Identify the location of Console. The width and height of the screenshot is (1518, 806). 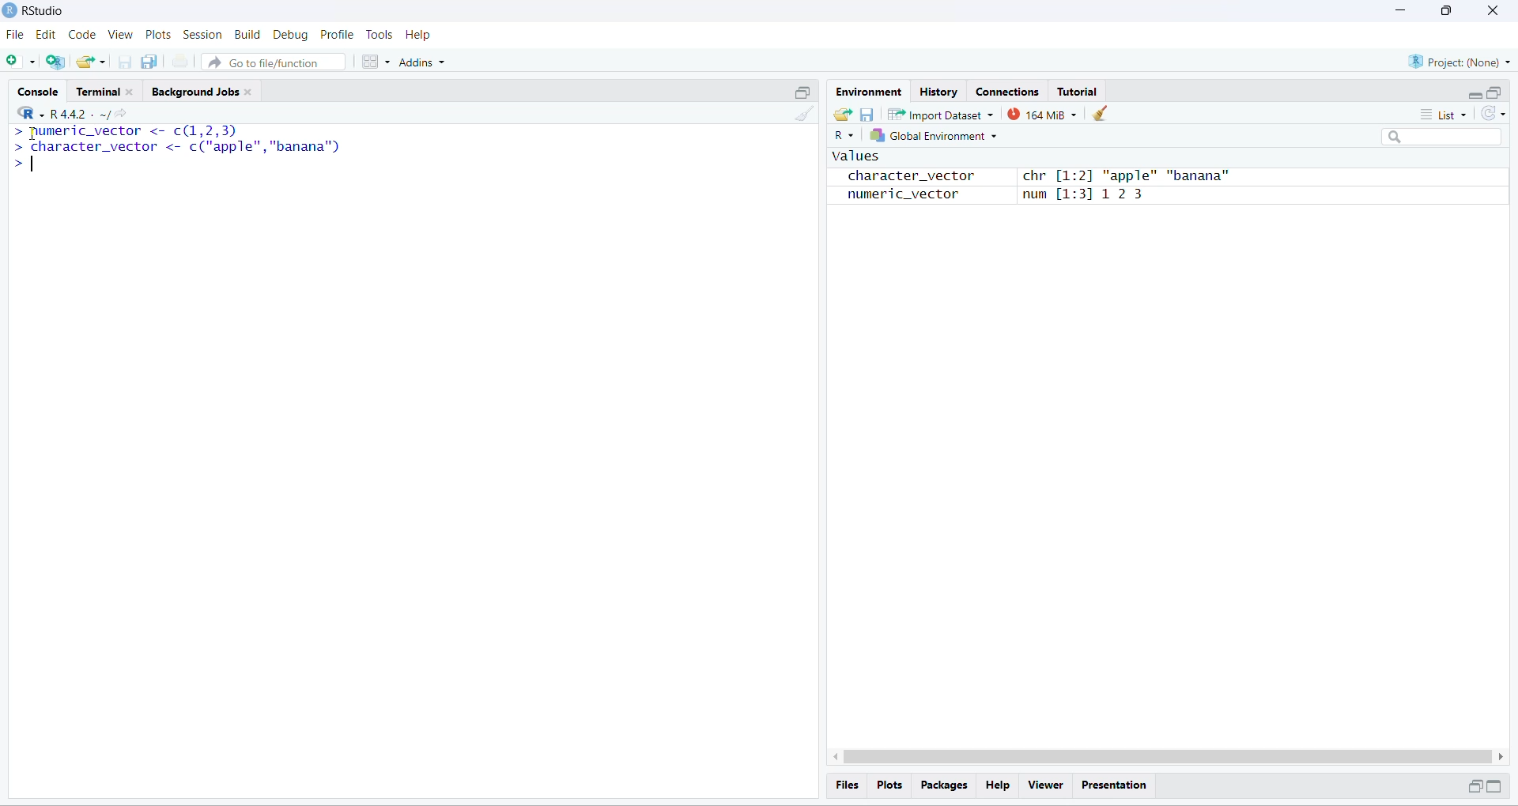
(37, 89).